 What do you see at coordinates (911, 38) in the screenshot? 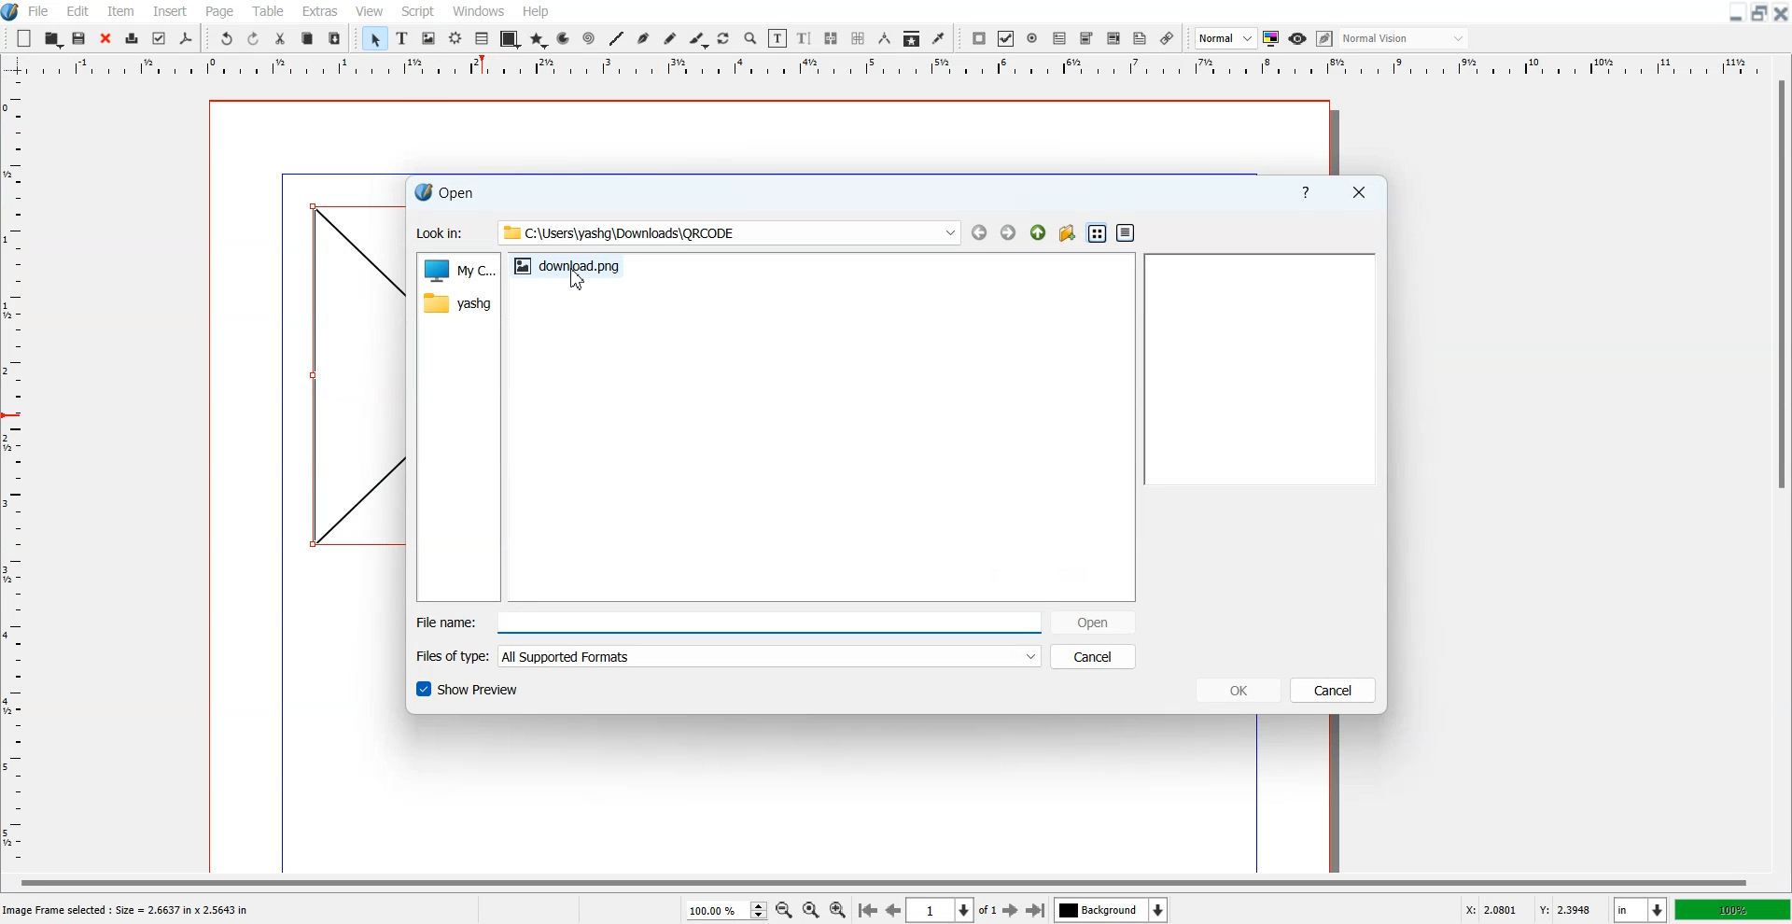
I see `Copy Item Properties` at bounding box center [911, 38].